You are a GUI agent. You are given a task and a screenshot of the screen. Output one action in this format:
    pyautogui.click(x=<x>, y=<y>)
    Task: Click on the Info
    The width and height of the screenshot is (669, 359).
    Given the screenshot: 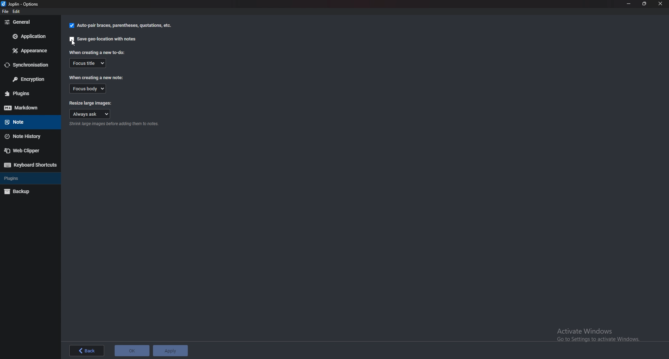 What is the action you would take?
    pyautogui.click(x=115, y=124)
    